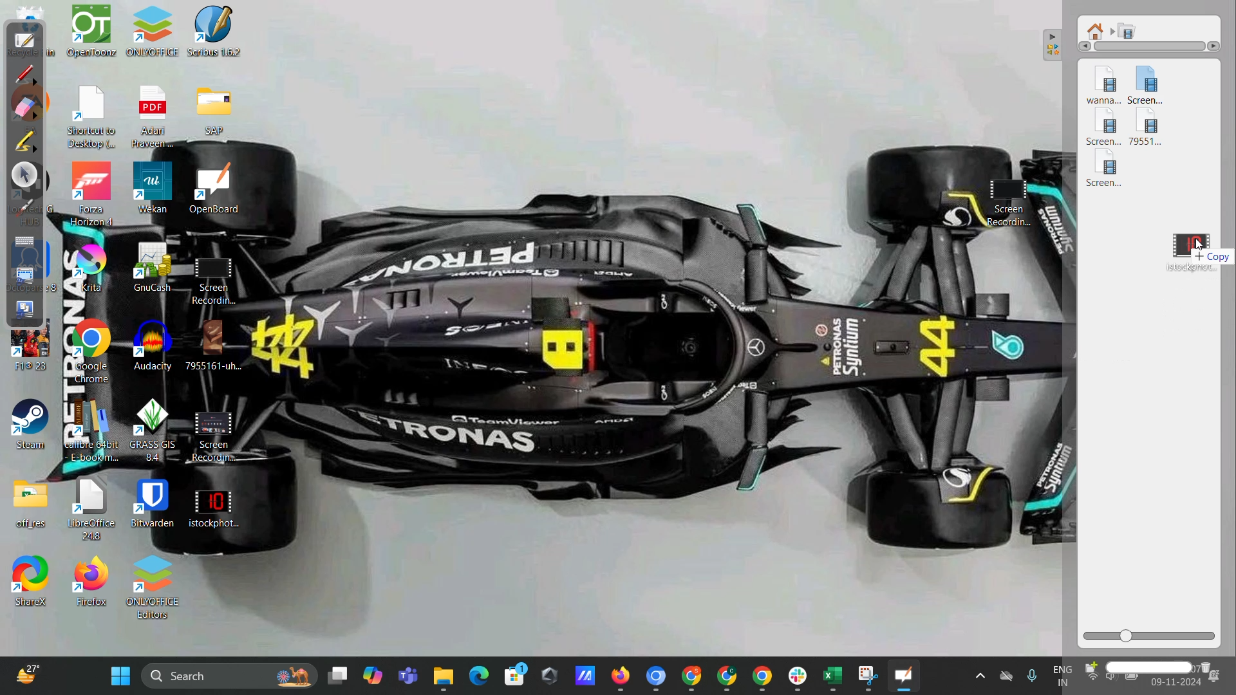 The image size is (1236, 695). What do you see at coordinates (32, 426) in the screenshot?
I see `shortcut on desktop 16` at bounding box center [32, 426].